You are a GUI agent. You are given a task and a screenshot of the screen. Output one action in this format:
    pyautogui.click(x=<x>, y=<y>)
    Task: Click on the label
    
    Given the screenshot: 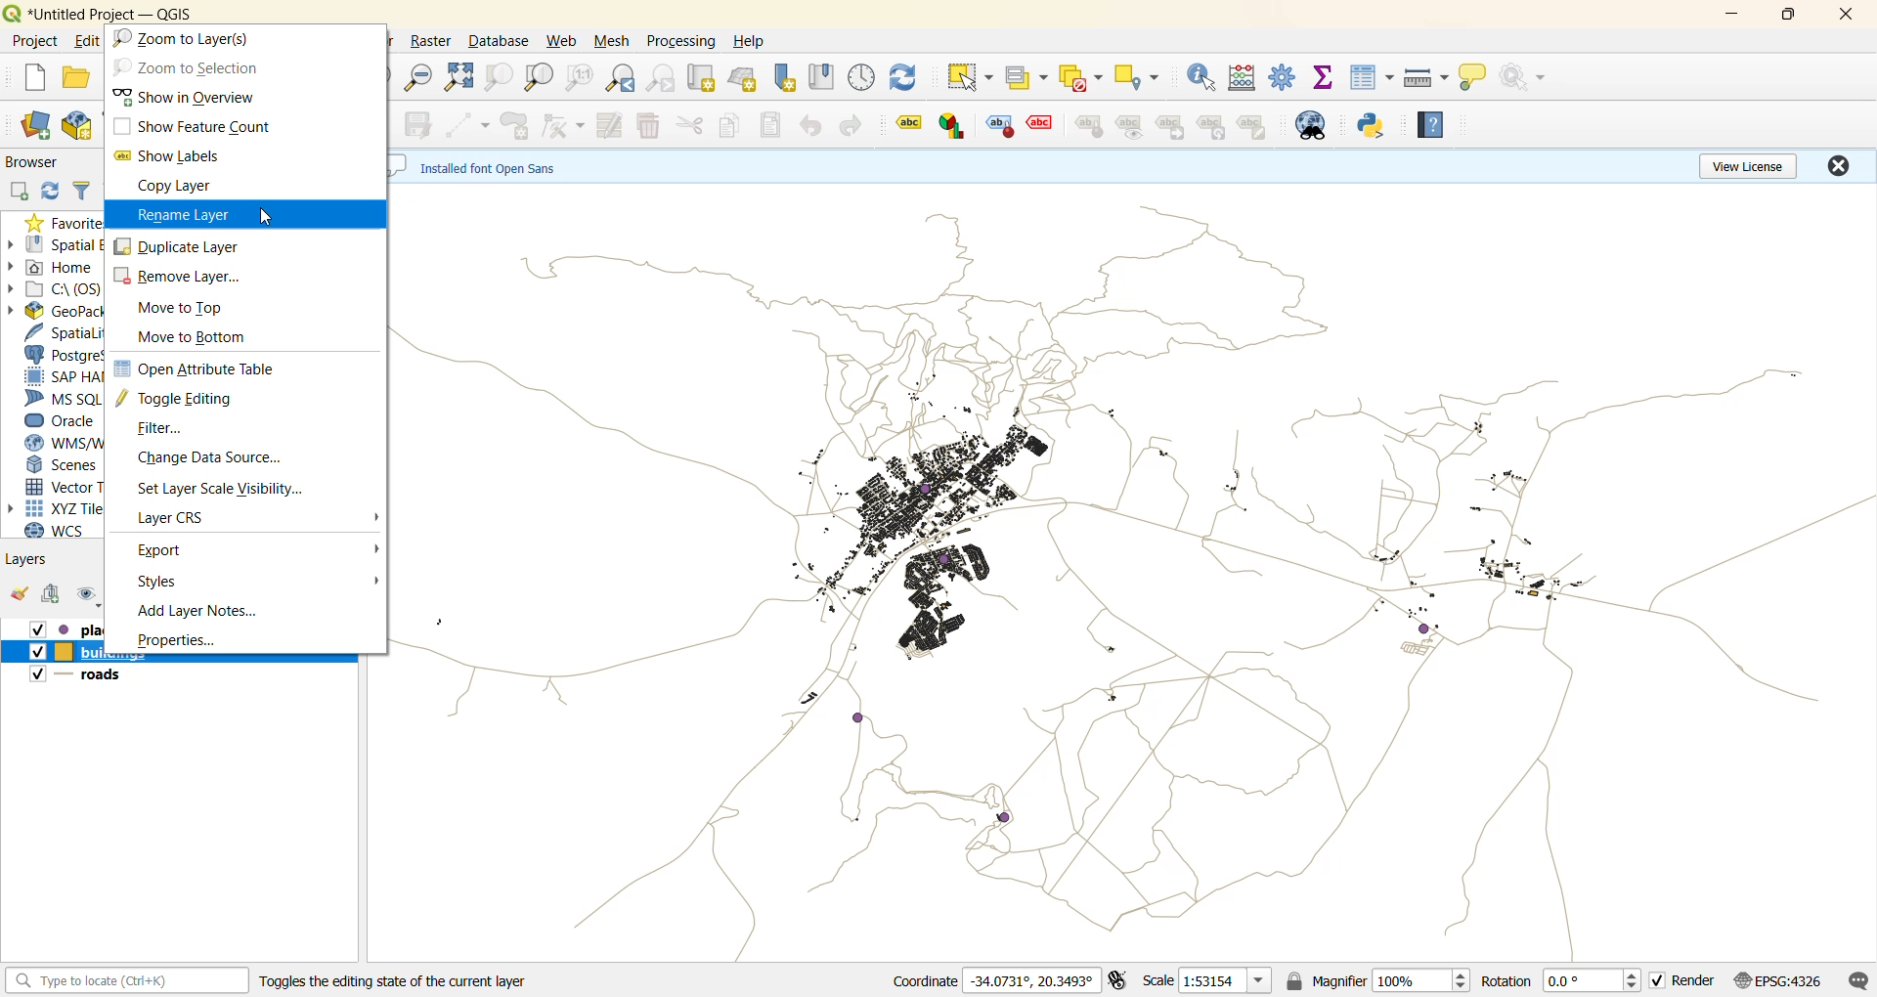 What is the action you would take?
    pyautogui.click(x=901, y=123)
    